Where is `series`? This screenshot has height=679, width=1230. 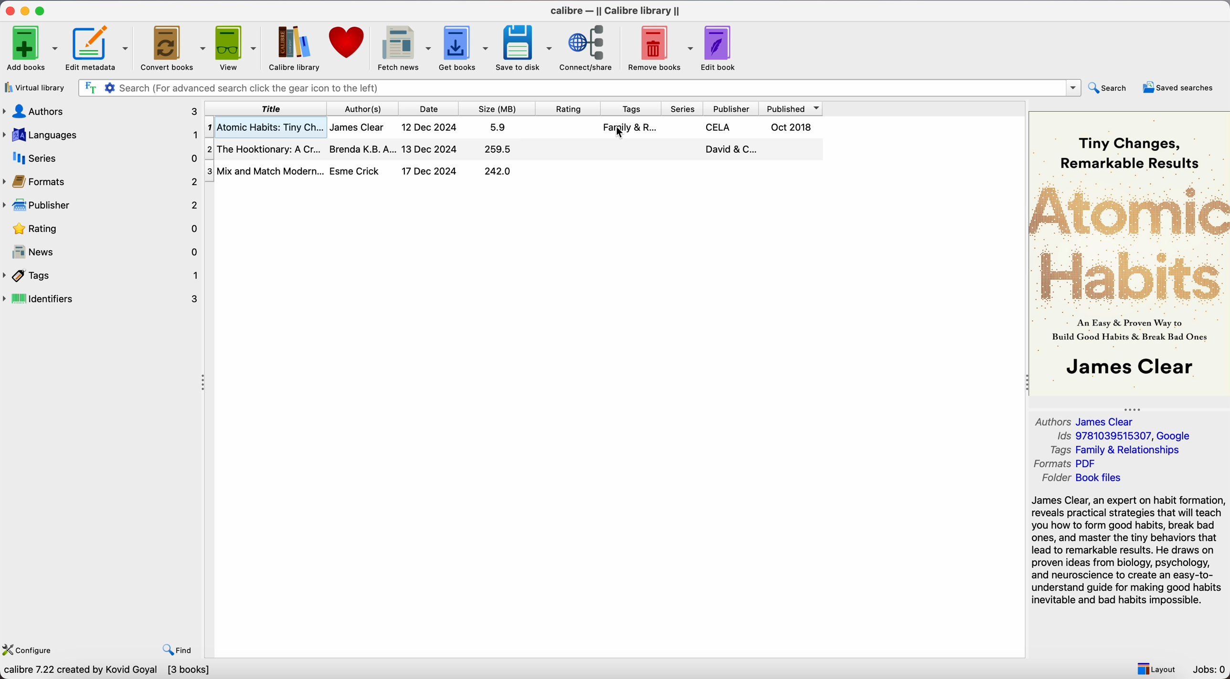
series is located at coordinates (100, 158).